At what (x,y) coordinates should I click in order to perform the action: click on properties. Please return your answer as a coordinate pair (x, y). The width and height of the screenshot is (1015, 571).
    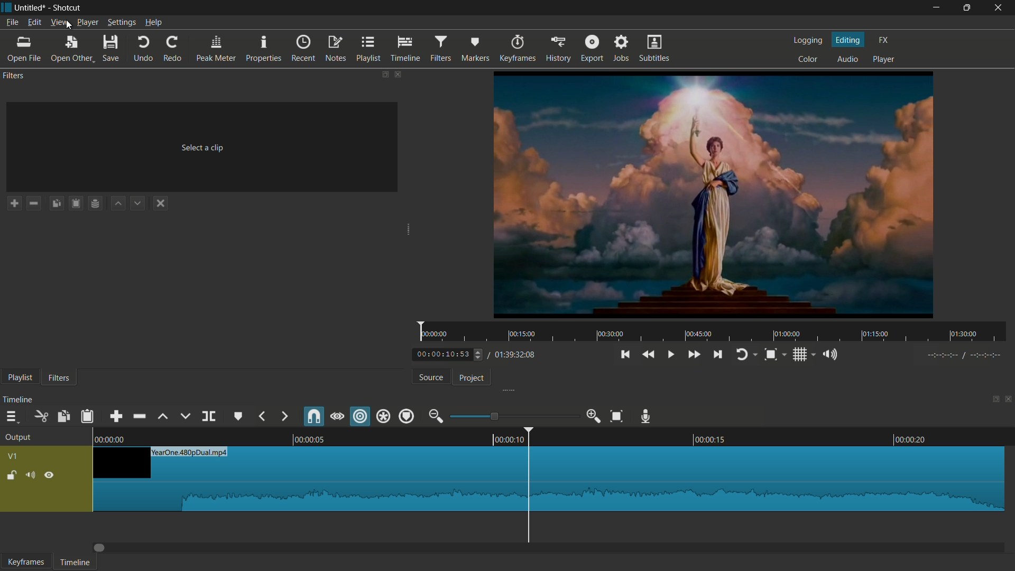
    Looking at the image, I should click on (265, 49).